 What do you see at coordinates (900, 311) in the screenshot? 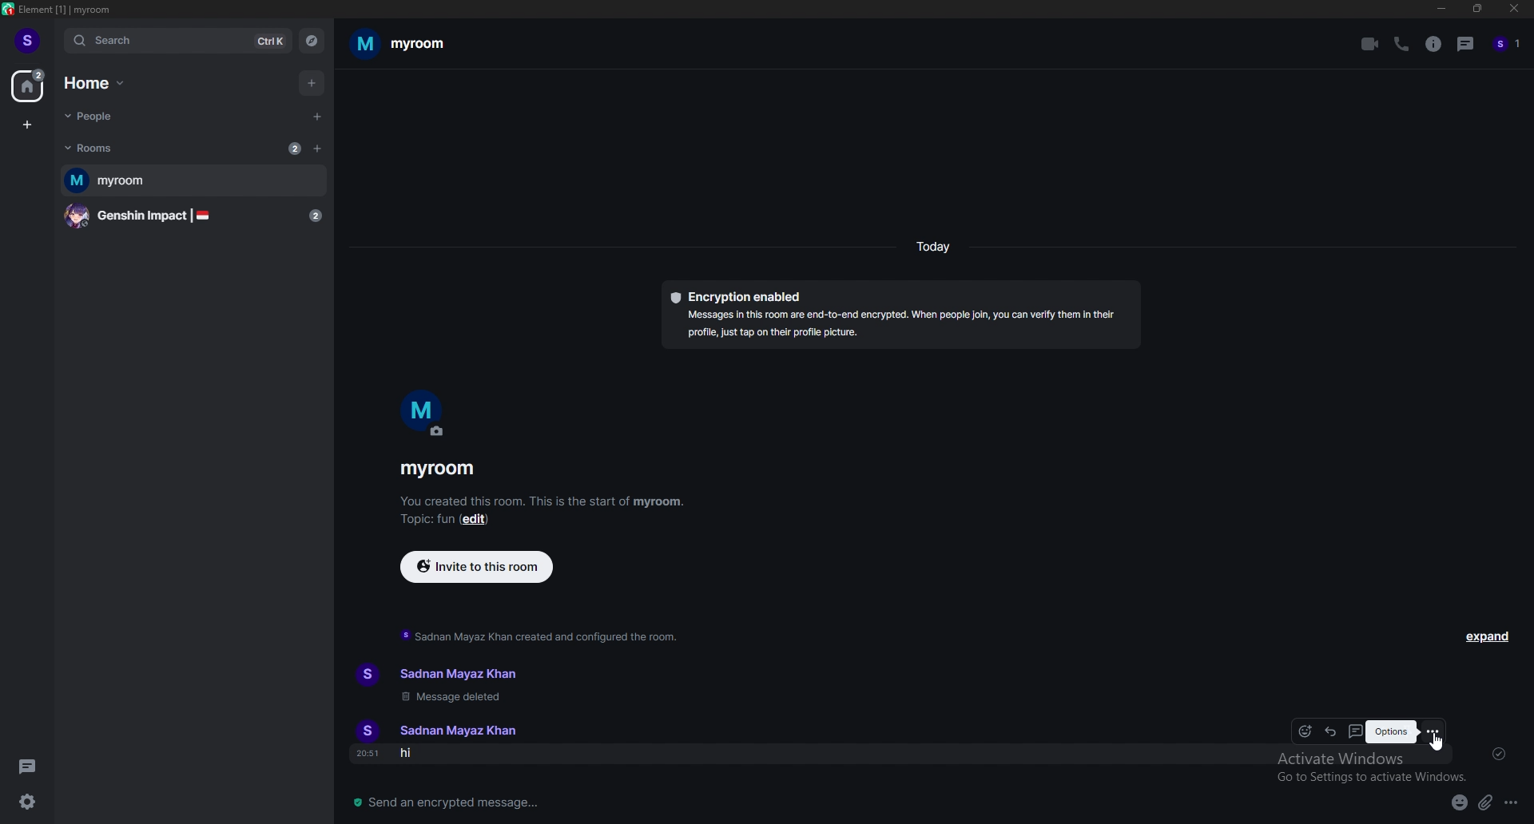
I see `Encryption enabled Messages in this room are end-to-end encrypted. When people join, you can verify them in their profile, just tap on their profile picture.` at bounding box center [900, 311].